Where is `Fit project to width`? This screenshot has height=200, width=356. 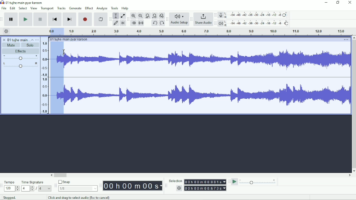 Fit project to width is located at coordinates (155, 16).